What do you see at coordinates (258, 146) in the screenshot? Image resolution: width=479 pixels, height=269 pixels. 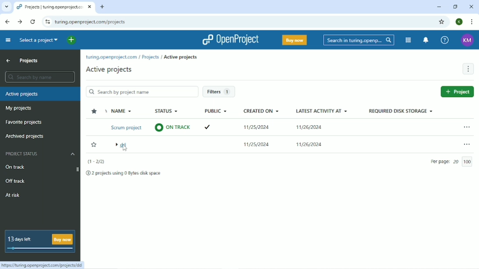 I see `11/25/2024` at bounding box center [258, 146].